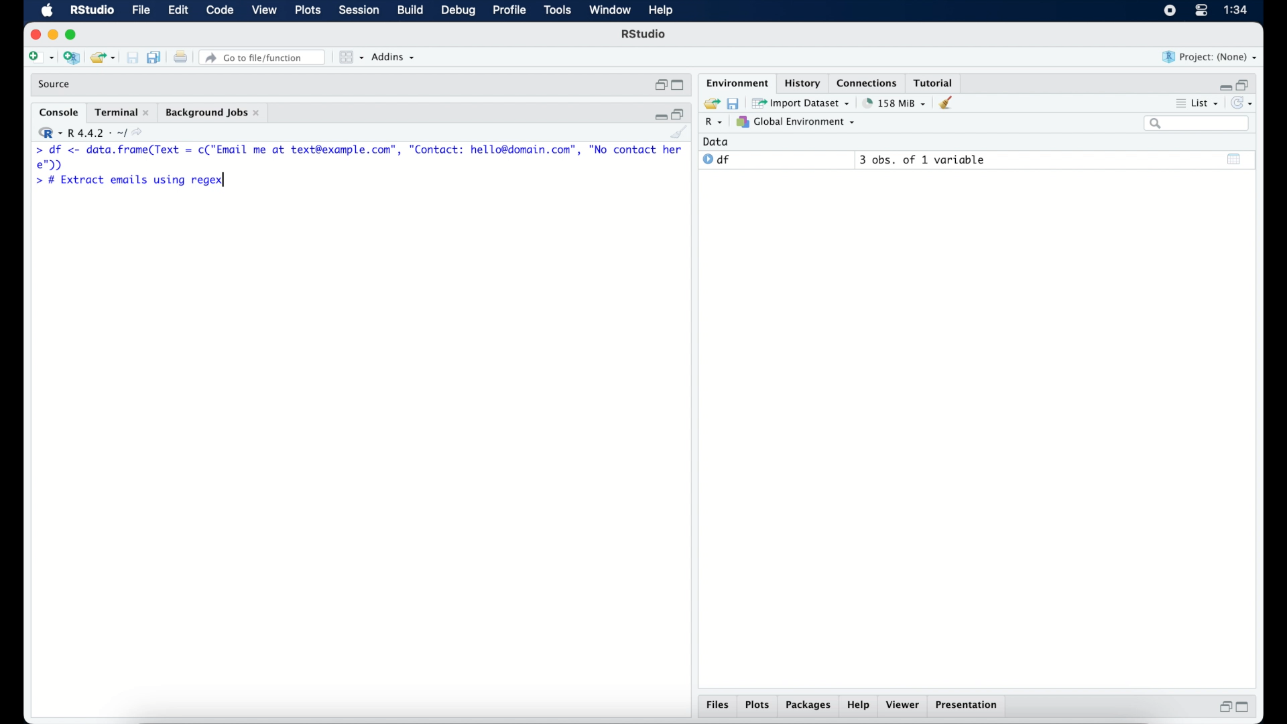  Describe the element at coordinates (680, 114) in the screenshot. I see `restore down` at that location.